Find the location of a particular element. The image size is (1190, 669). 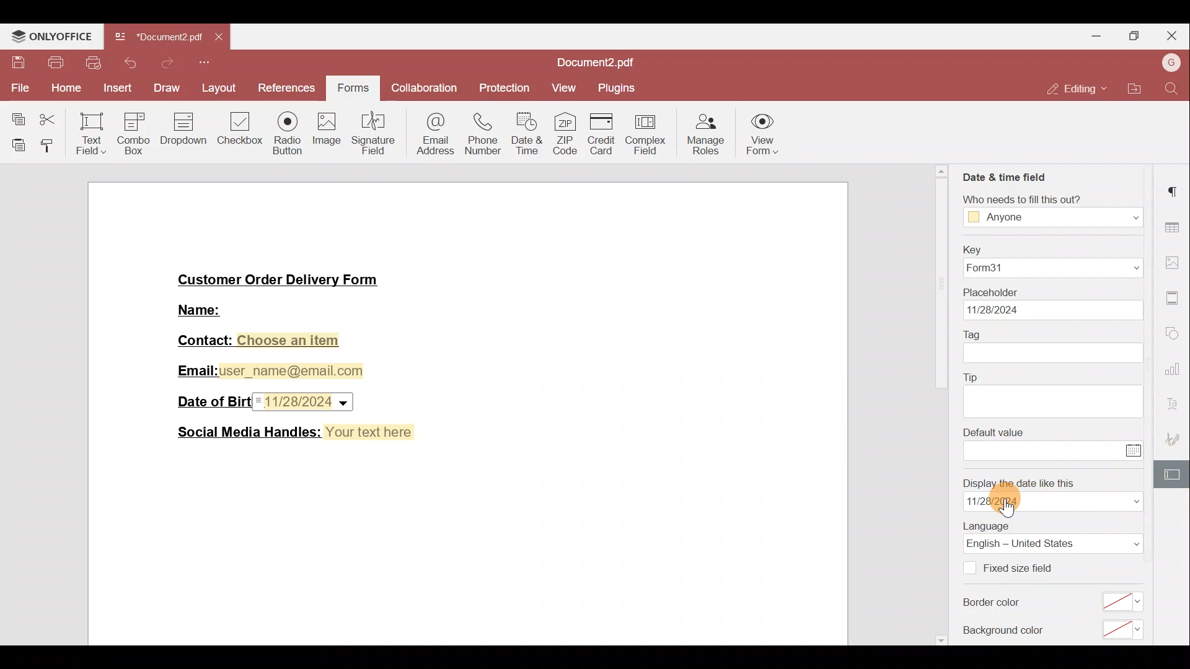

Tag is located at coordinates (974, 335).